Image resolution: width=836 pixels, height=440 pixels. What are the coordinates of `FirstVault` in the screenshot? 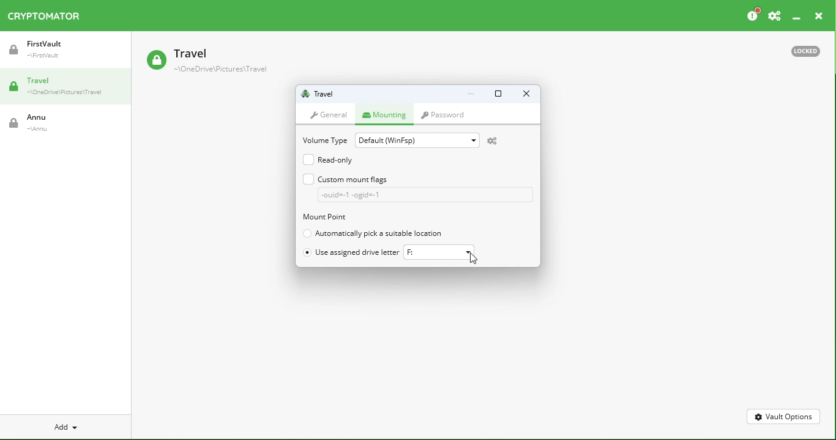 It's located at (67, 54).